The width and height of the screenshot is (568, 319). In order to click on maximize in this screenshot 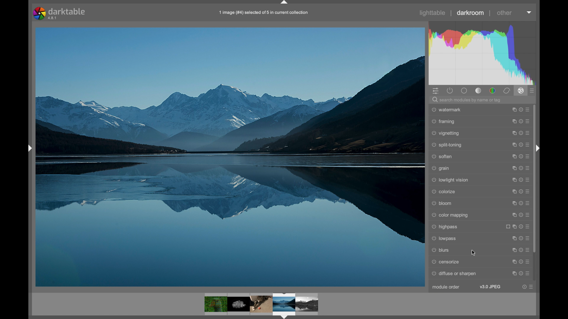, I will do `click(513, 168)`.